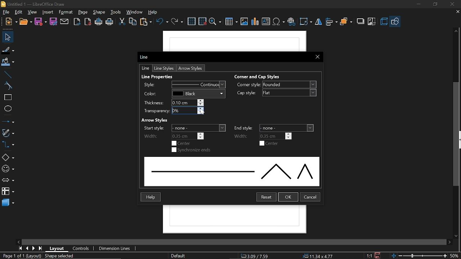  I want to click on cursor, so click(204, 113).